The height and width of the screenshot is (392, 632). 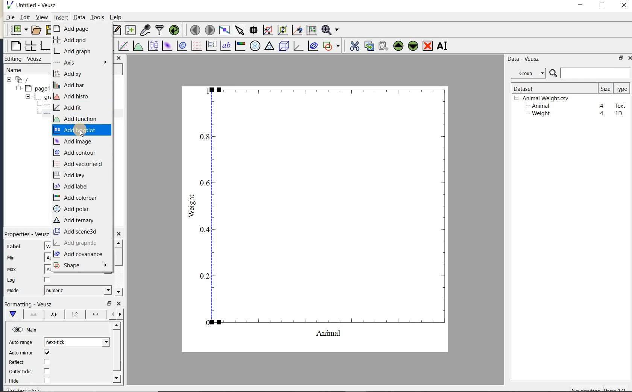 I want to click on blank page, so click(x=15, y=46).